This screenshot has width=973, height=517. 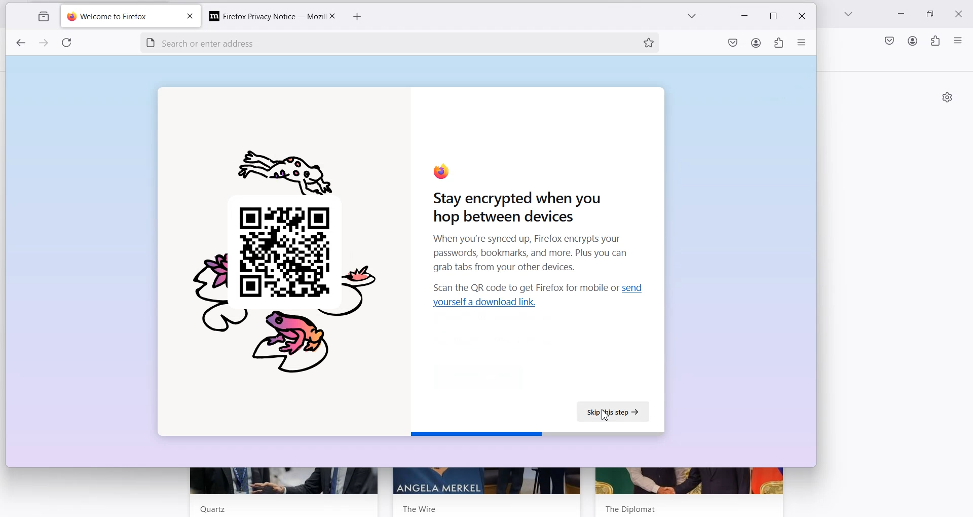 What do you see at coordinates (746, 17) in the screenshot?
I see `minimize` at bounding box center [746, 17].